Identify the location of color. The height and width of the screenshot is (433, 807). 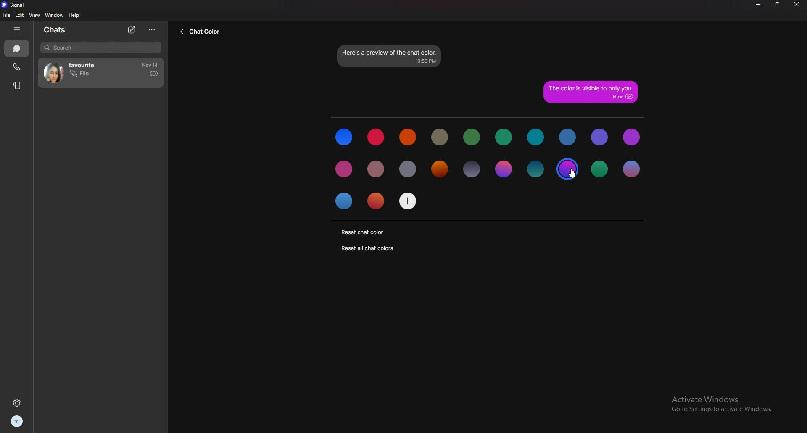
(473, 137).